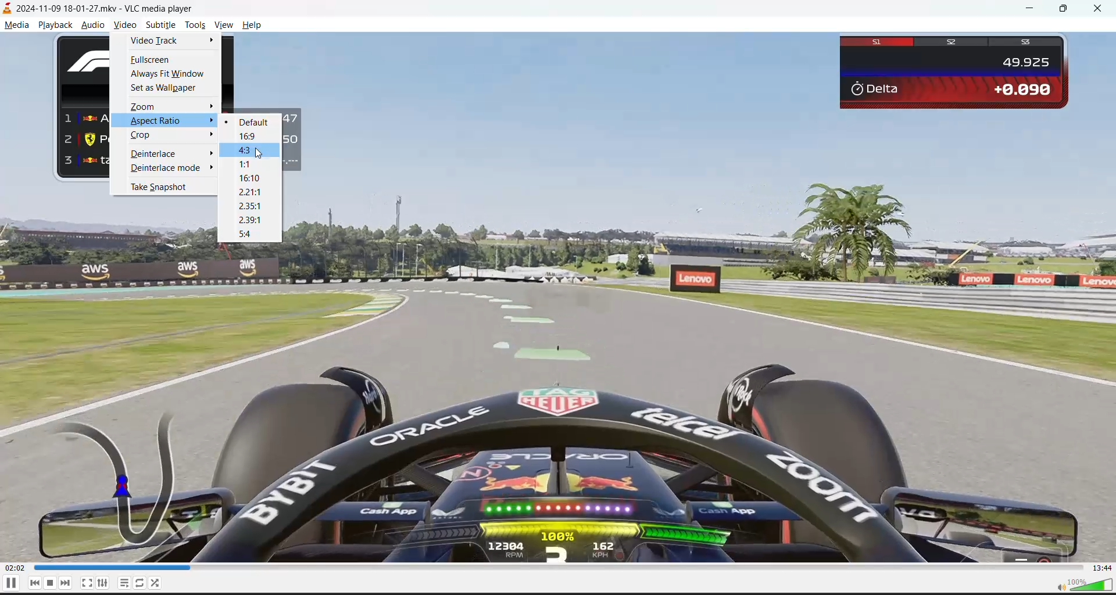  What do you see at coordinates (167, 168) in the screenshot?
I see `deinterlace mode` at bounding box center [167, 168].